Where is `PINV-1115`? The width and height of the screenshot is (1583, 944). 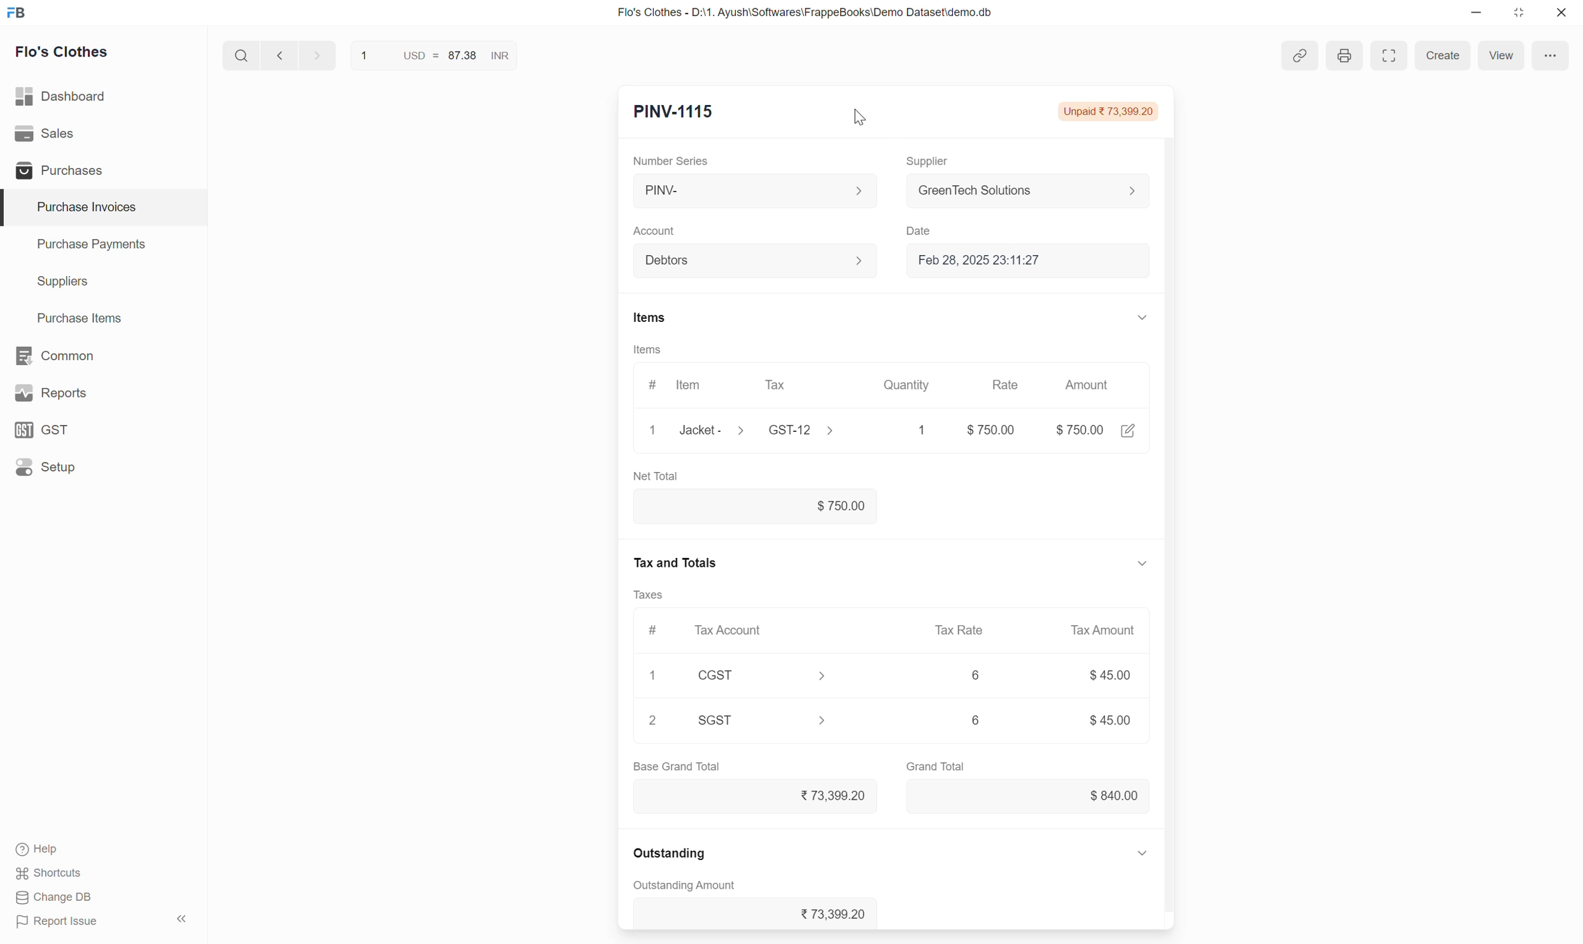 PINV-1115 is located at coordinates (675, 112).